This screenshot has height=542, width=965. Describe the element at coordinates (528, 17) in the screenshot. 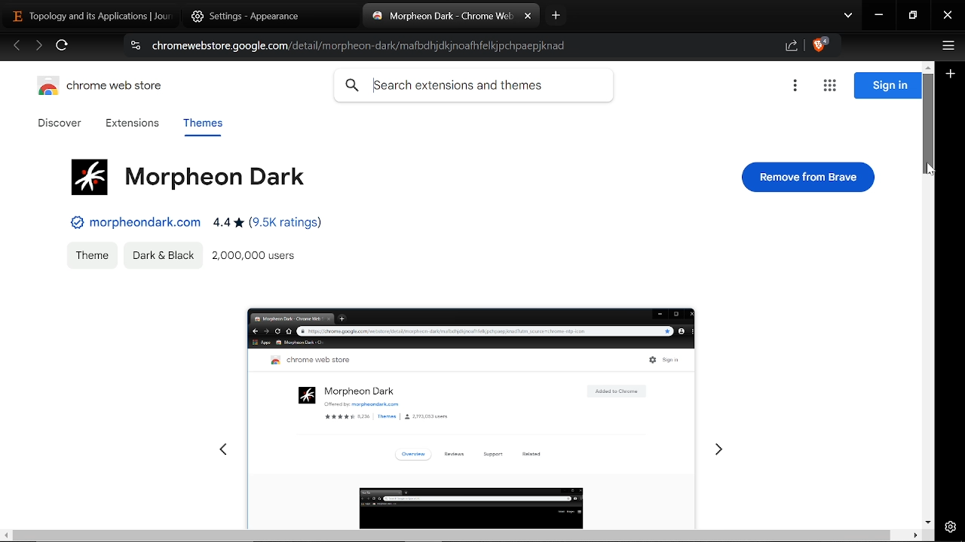

I see `Close current tab` at that location.